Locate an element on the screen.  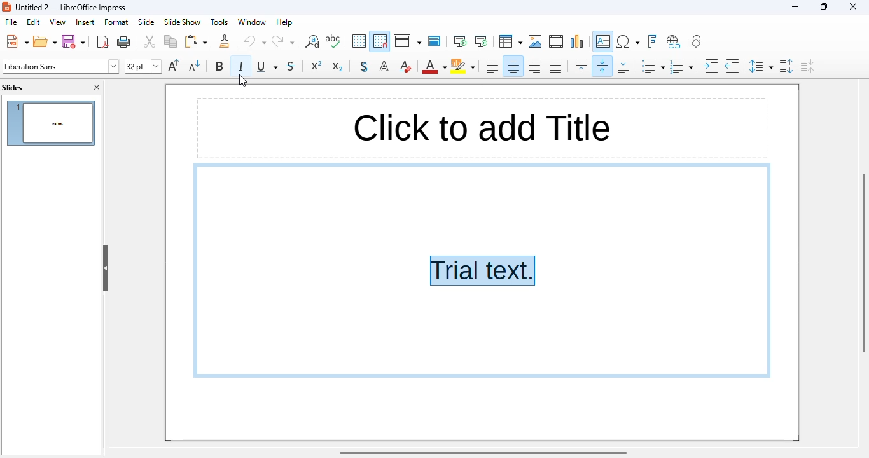
align top is located at coordinates (581, 66).